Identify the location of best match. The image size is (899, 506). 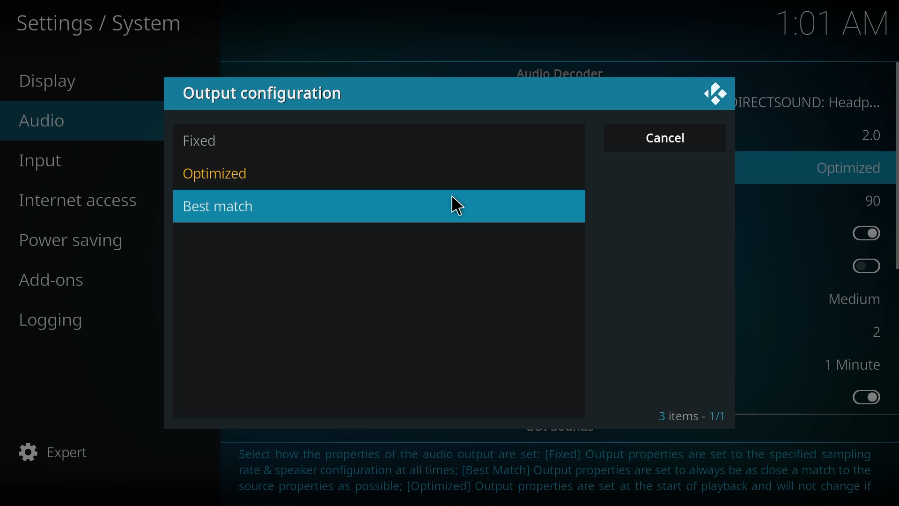
(220, 206).